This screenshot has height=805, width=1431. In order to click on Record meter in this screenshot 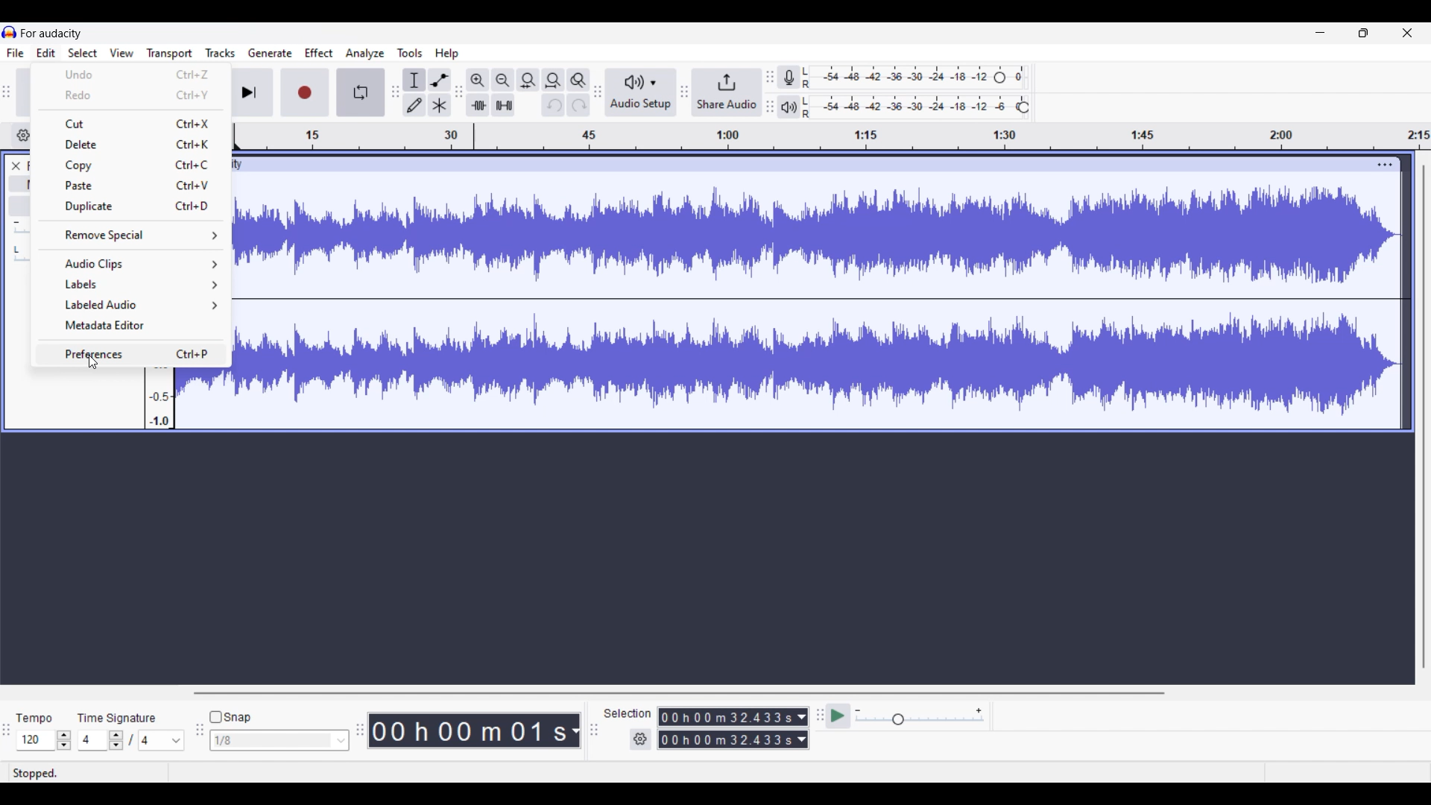, I will do `click(789, 77)`.